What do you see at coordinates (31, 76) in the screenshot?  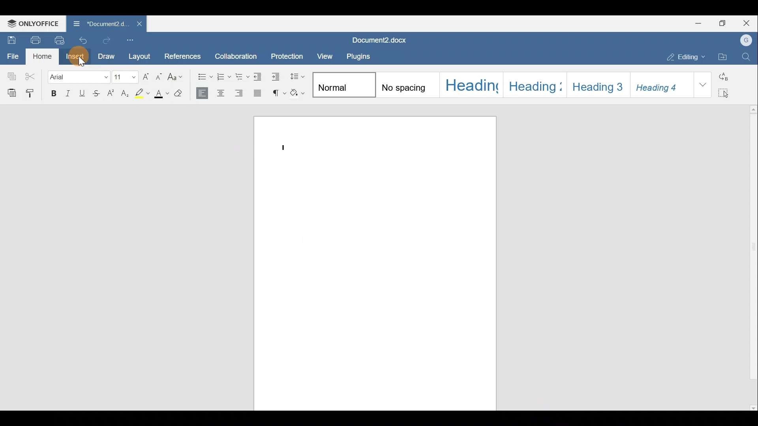 I see `Cut` at bounding box center [31, 76].